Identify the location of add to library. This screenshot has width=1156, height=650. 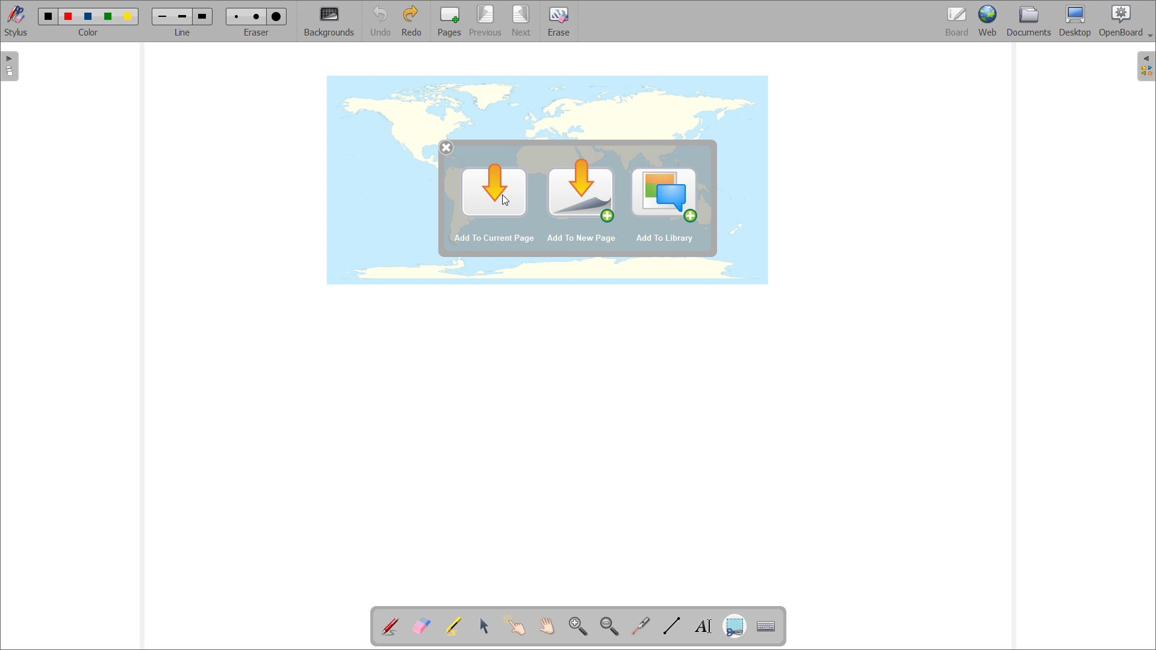
(665, 194).